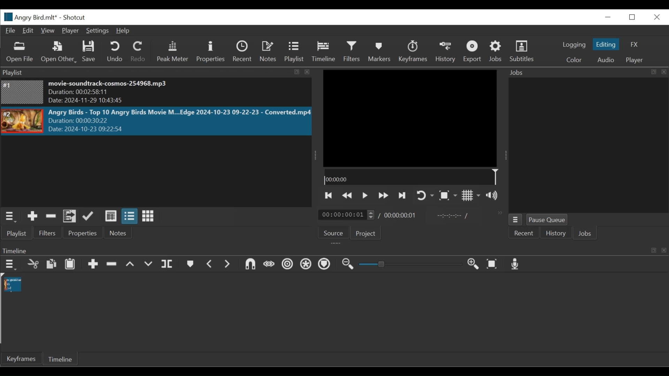 The width and height of the screenshot is (669, 376). Describe the element at coordinates (117, 233) in the screenshot. I see `Notes` at that location.